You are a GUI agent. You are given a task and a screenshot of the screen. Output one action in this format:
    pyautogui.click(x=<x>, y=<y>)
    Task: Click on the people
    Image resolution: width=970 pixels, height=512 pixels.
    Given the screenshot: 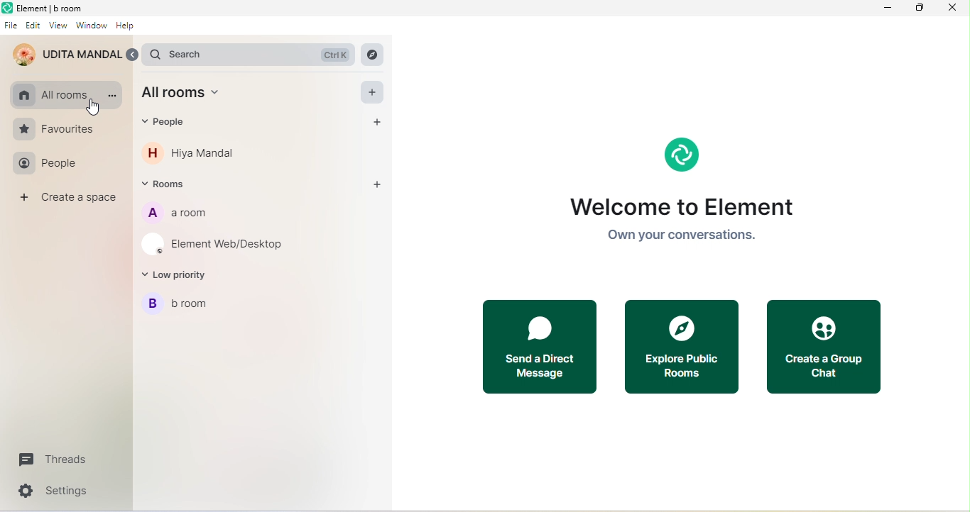 What is the action you would take?
    pyautogui.click(x=170, y=123)
    